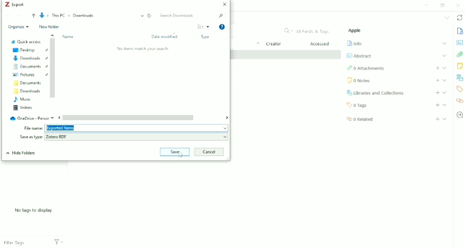 The height and width of the screenshot is (248, 465). Describe the element at coordinates (92, 16) in the screenshot. I see `This PC > Downloads` at that location.